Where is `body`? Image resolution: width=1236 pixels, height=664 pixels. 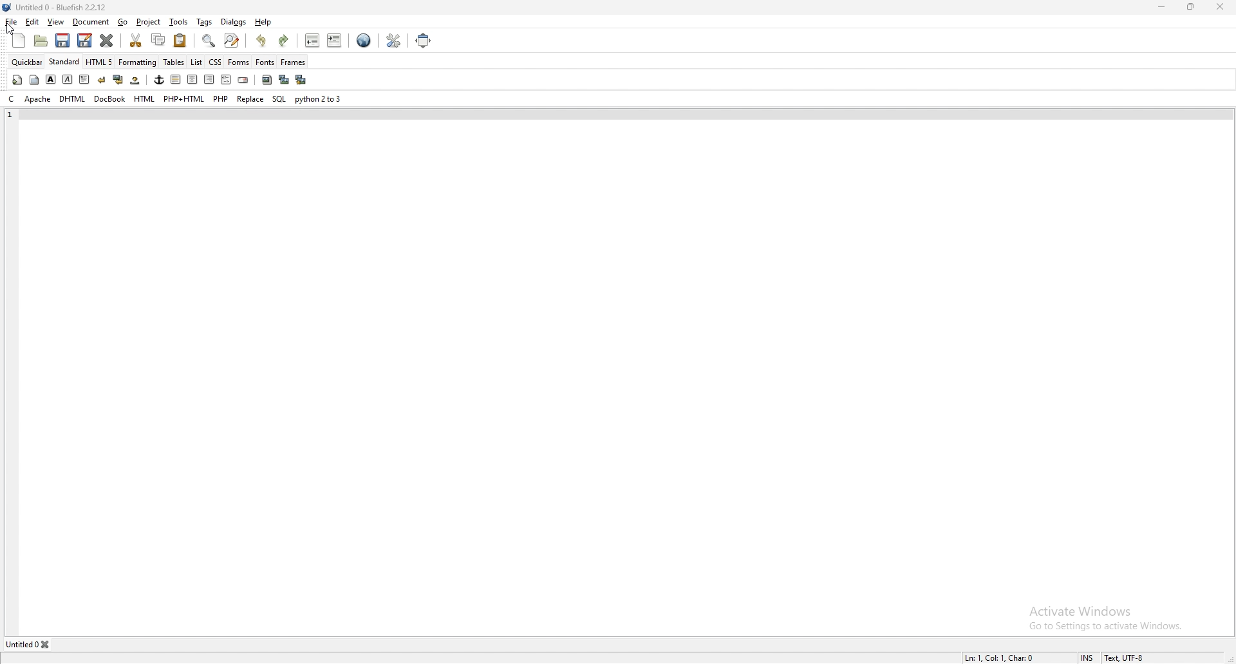
body is located at coordinates (34, 80).